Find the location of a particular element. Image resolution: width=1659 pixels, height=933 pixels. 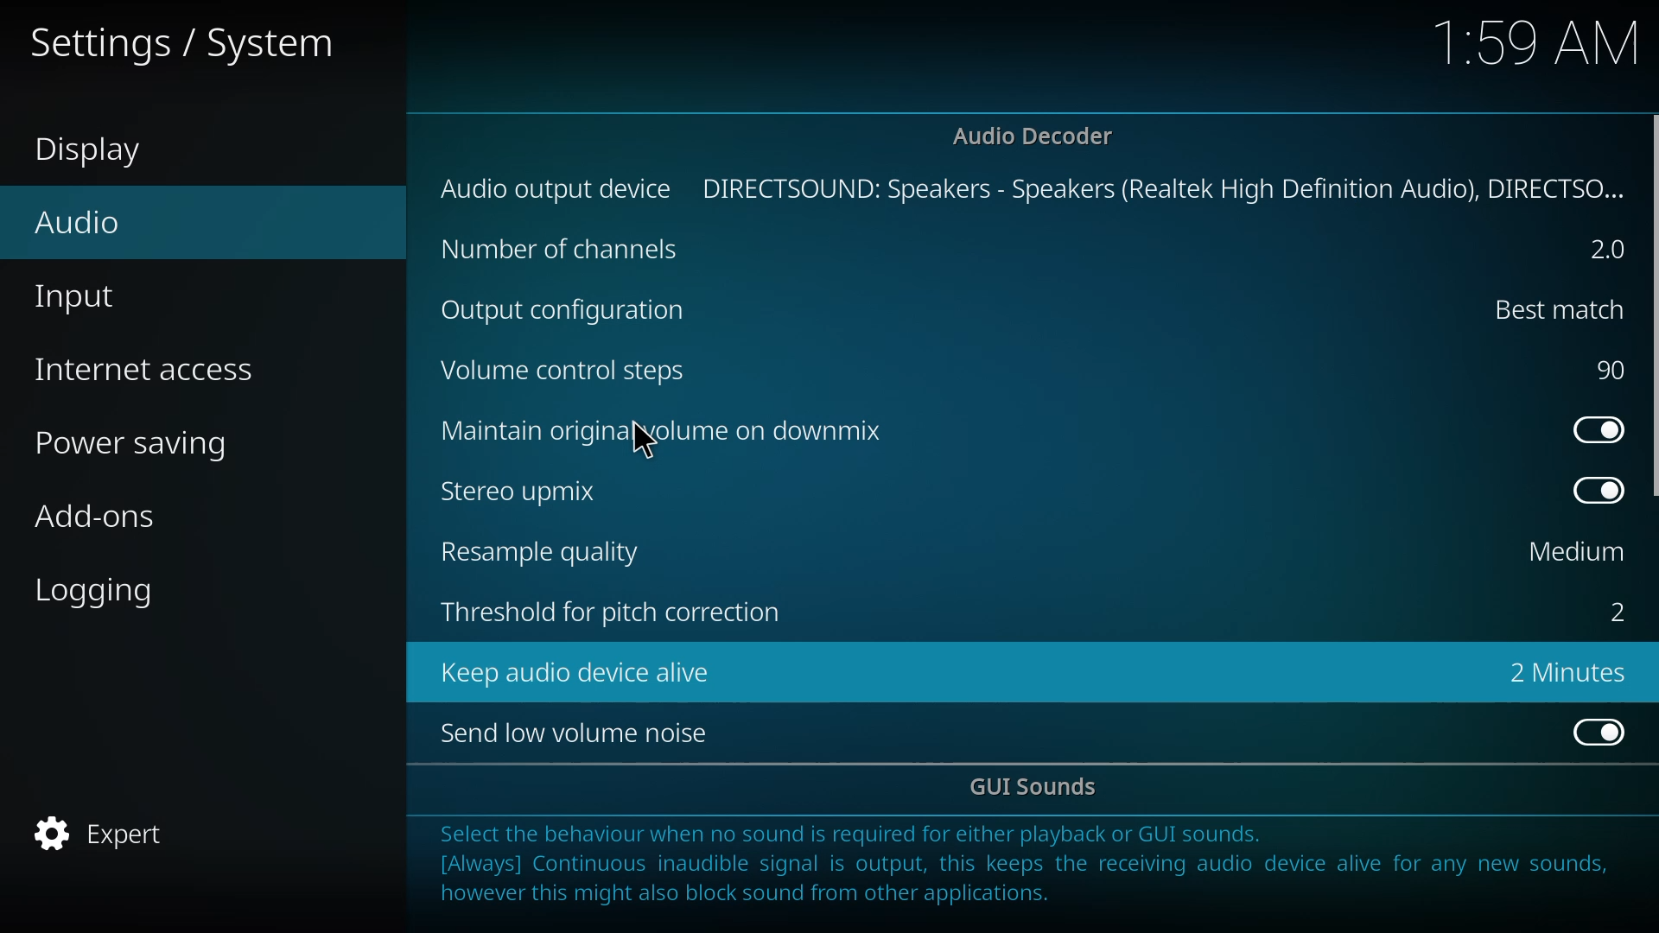

enabled is located at coordinates (1592, 490).